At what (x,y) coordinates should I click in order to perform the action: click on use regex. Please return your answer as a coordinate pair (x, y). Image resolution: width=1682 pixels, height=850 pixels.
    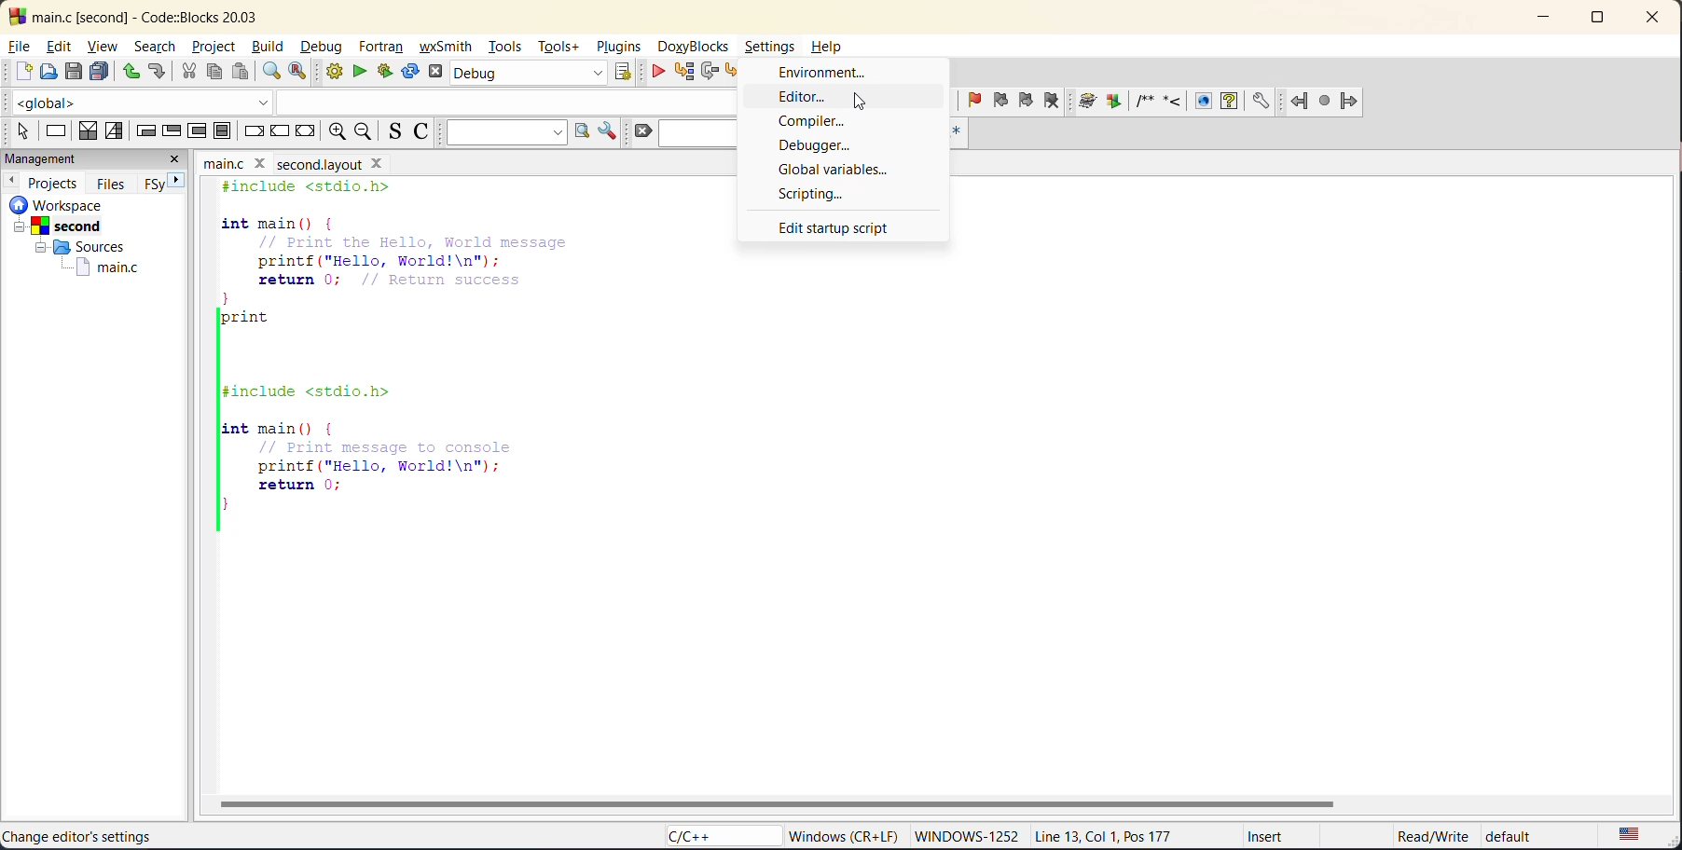
    Looking at the image, I should click on (960, 133).